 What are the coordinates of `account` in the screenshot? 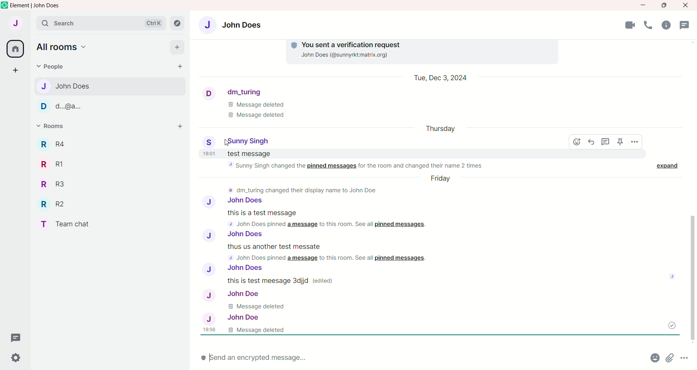 It's located at (16, 24).